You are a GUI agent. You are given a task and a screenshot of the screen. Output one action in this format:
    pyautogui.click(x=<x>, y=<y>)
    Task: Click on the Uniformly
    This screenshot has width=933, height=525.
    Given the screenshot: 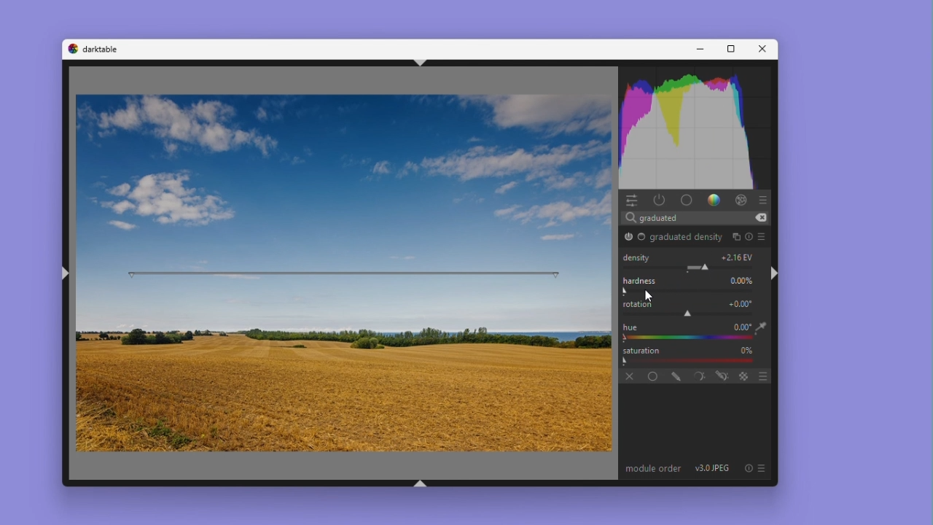 What is the action you would take?
    pyautogui.click(x=652, y=376)
    